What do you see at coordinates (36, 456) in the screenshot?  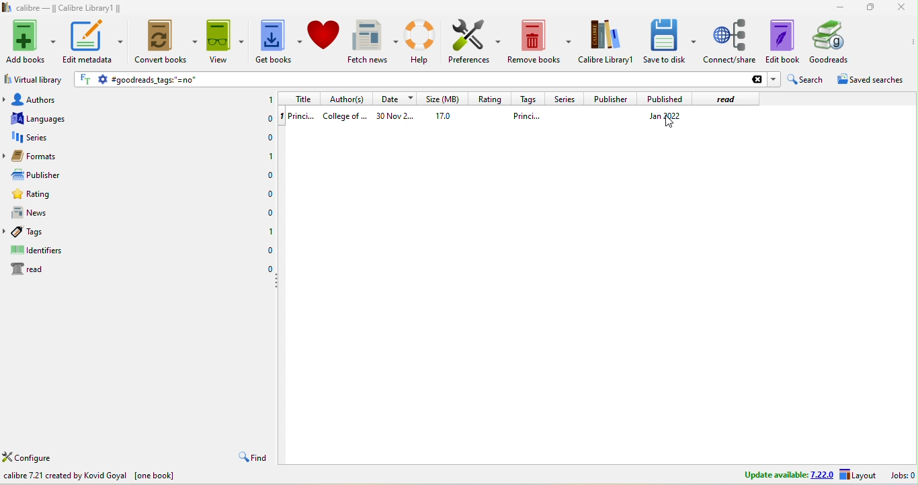 I see `configure` at bounding box center [36, 456].